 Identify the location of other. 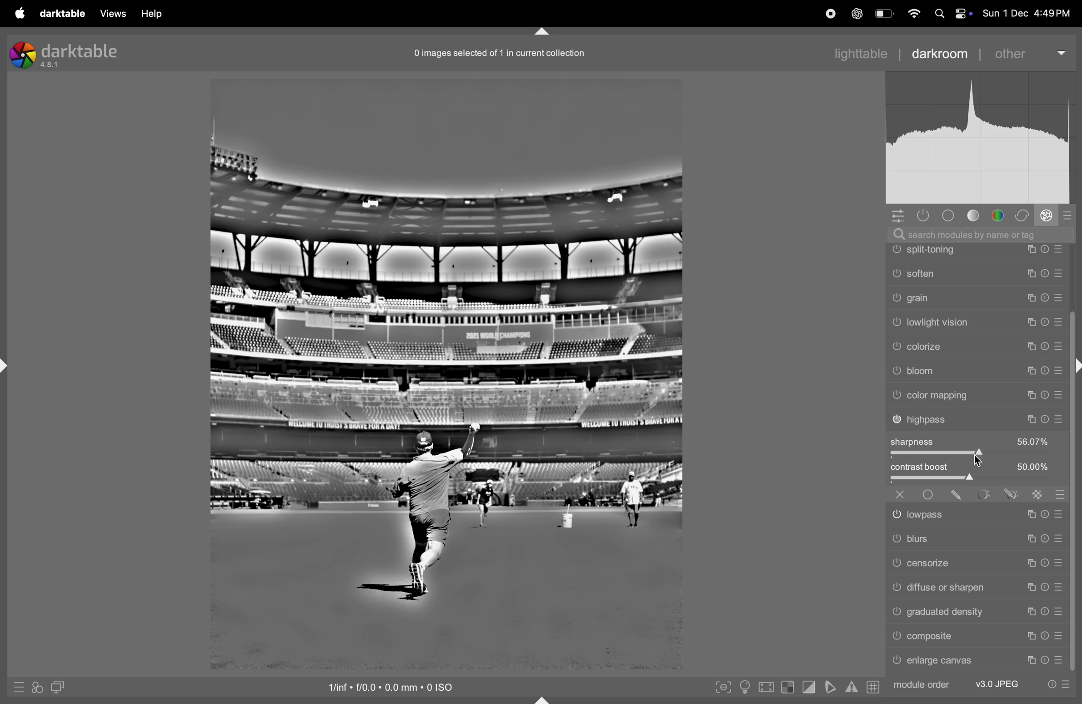
(1026, 54).